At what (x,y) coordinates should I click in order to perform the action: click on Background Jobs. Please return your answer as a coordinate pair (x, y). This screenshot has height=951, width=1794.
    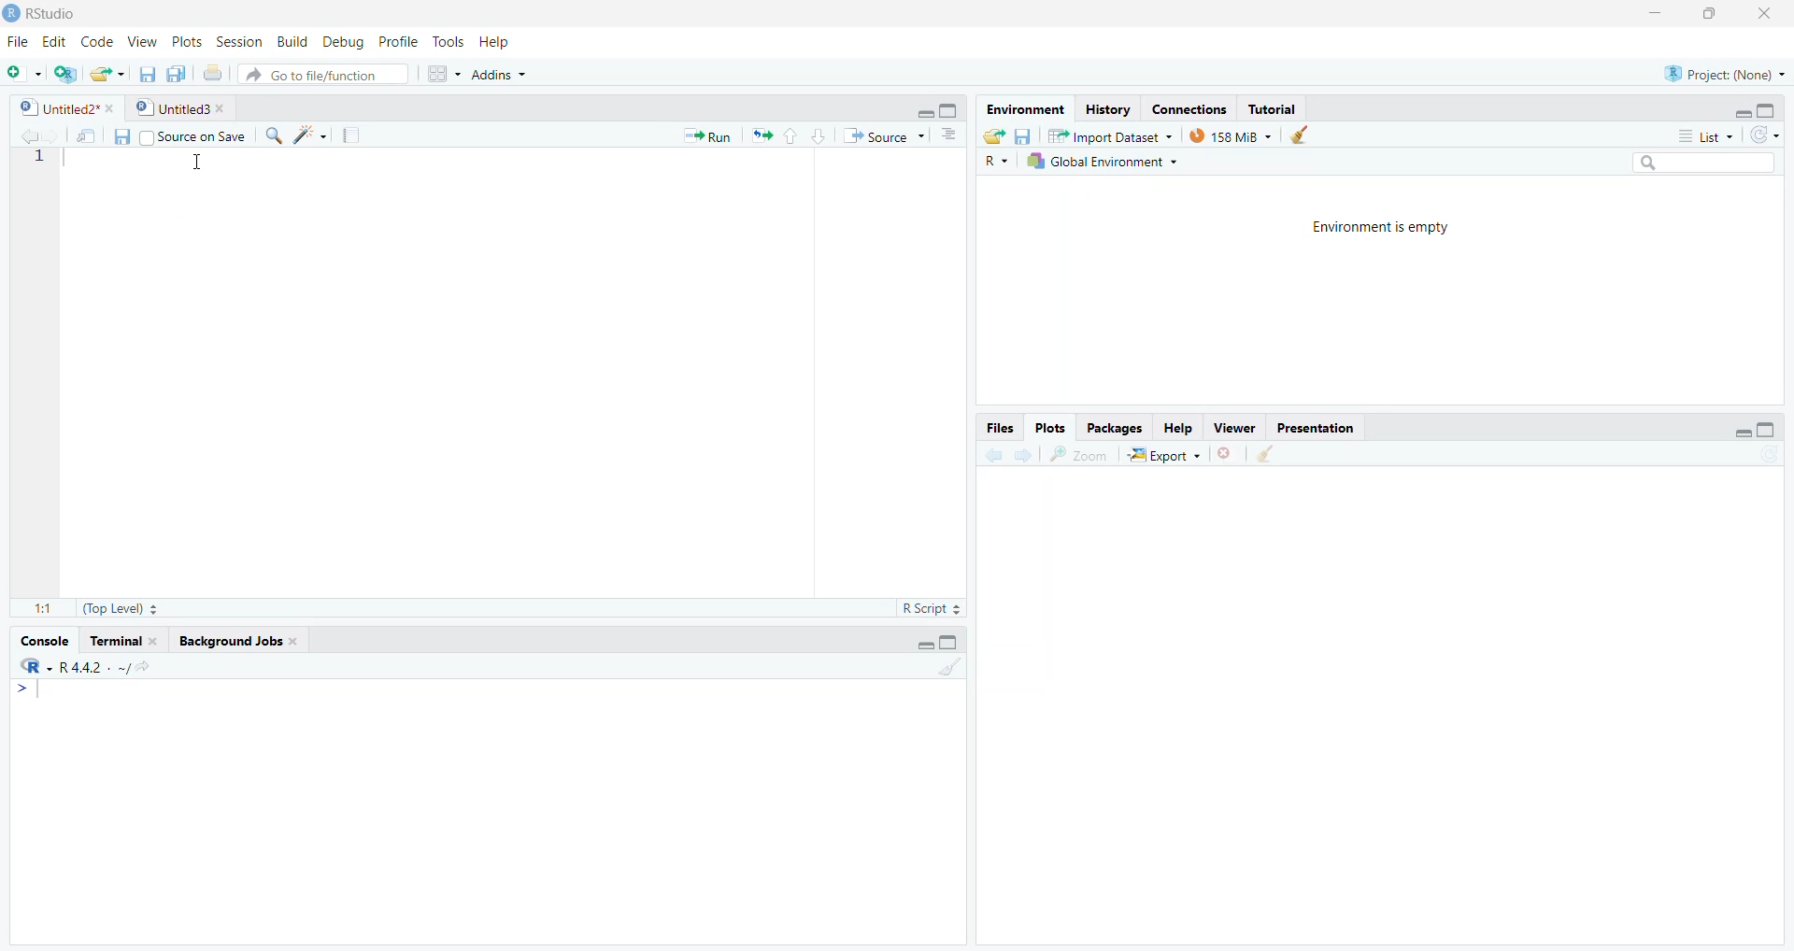
    Looking at the image, I should click on (249, 639).